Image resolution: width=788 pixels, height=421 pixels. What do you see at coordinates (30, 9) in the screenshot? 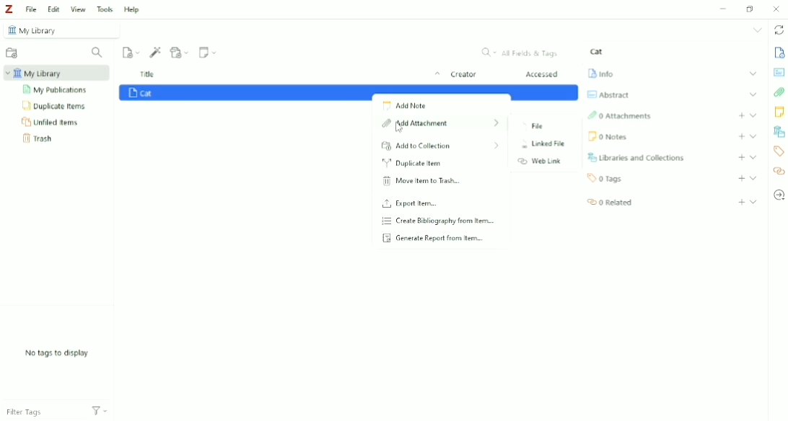
I see `File` at bounding box center [30, 9].